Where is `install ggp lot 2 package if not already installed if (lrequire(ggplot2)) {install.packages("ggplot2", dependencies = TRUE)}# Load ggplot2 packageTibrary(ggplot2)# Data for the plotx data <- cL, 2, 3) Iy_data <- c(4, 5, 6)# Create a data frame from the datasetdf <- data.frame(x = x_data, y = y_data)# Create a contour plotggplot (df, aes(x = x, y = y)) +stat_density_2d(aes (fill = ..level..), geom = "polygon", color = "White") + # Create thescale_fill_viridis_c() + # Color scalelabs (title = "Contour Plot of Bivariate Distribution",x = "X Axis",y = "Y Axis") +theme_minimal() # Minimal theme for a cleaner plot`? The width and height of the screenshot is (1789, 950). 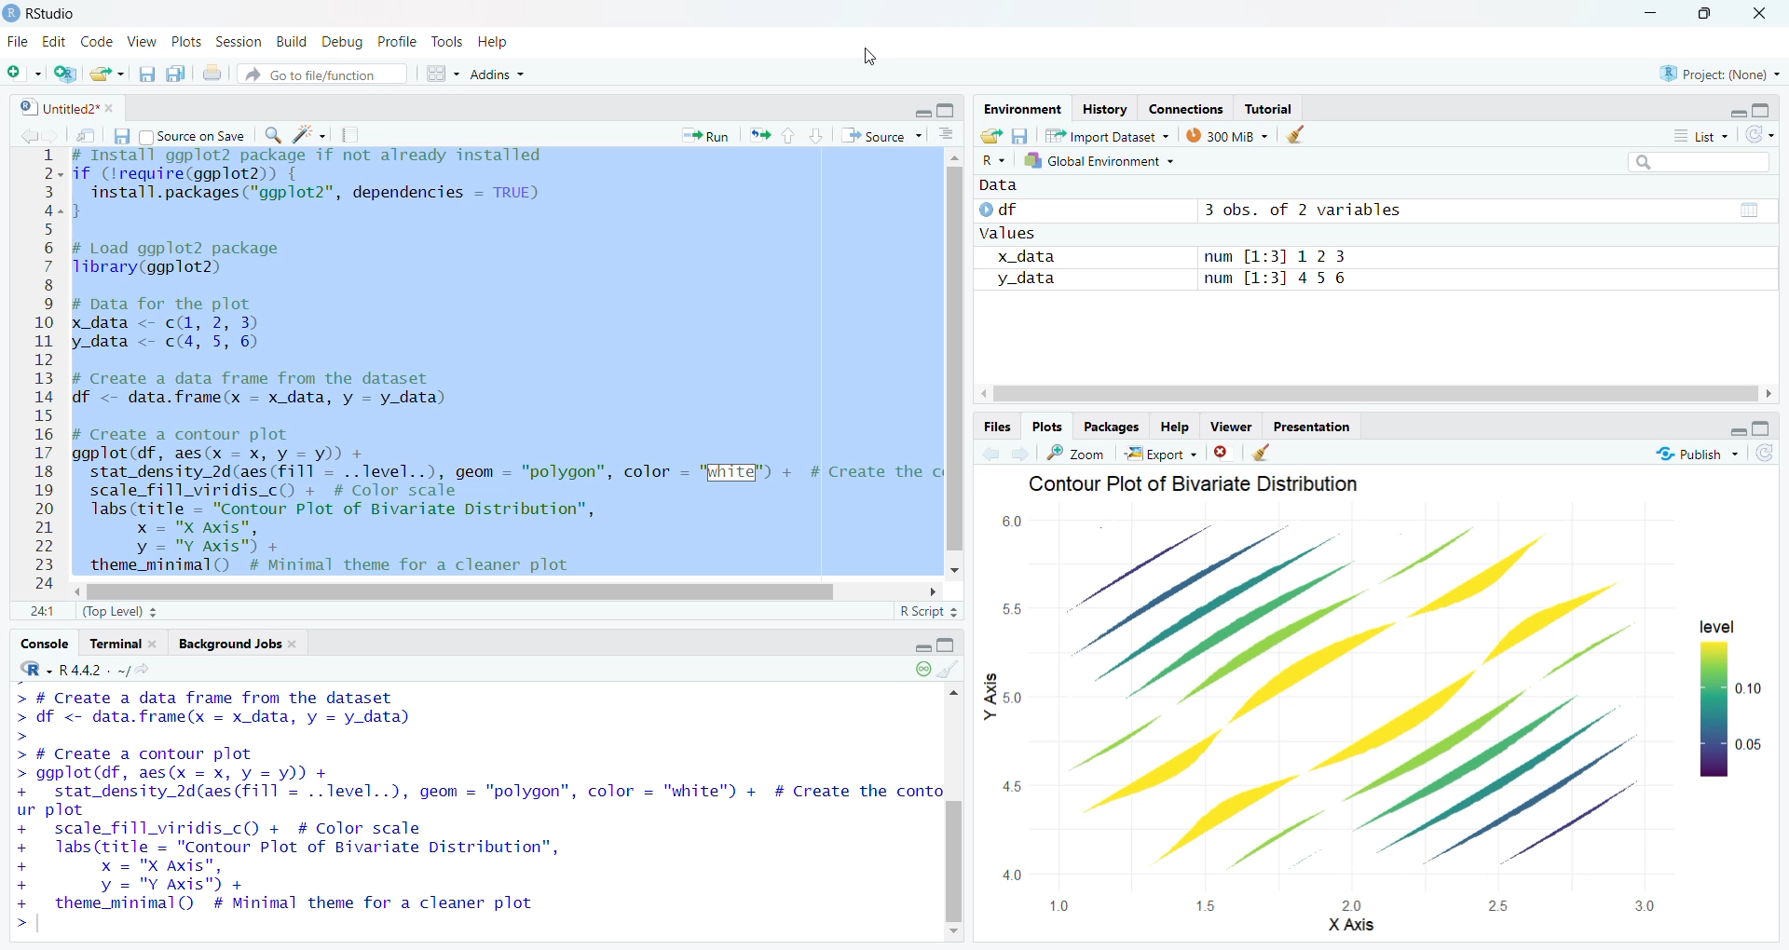
install ggp lot 2 package if not already installed if (lrequire(ggplot2)) {install.packages("ggplot2", dependencies = TRUE)}# Load ggplot2 packageTibrary(ggplot2)# Data for the plotx data <- cL, 2, 3) Iy_data <- c(4, 5, 6)# Create a data frame from the datasetdf <- data.frame(x = x_data, y = y_data)# Create a contour plotggplot (df, aes(x = x, y = y)) +stat_density_2d(aes (fill = ..level..), geom = "polygon", color = "White") + # Create thescale_fill_viridis_c() + # Color scalelabs (title = "Contour Plot of Bivariate Distribution",x = "X Axis",y = "Y Axis") +theme_minimal() # Minimal theme for a cleaner plot is located at coordinates (499, 363).